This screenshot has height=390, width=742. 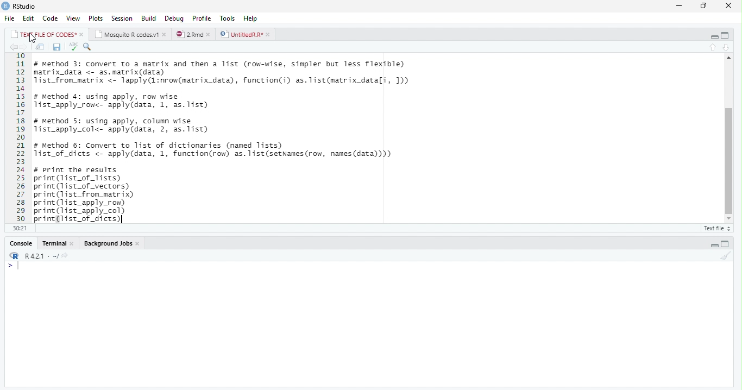 I want to click on Tools, so click(x=229, y=18).